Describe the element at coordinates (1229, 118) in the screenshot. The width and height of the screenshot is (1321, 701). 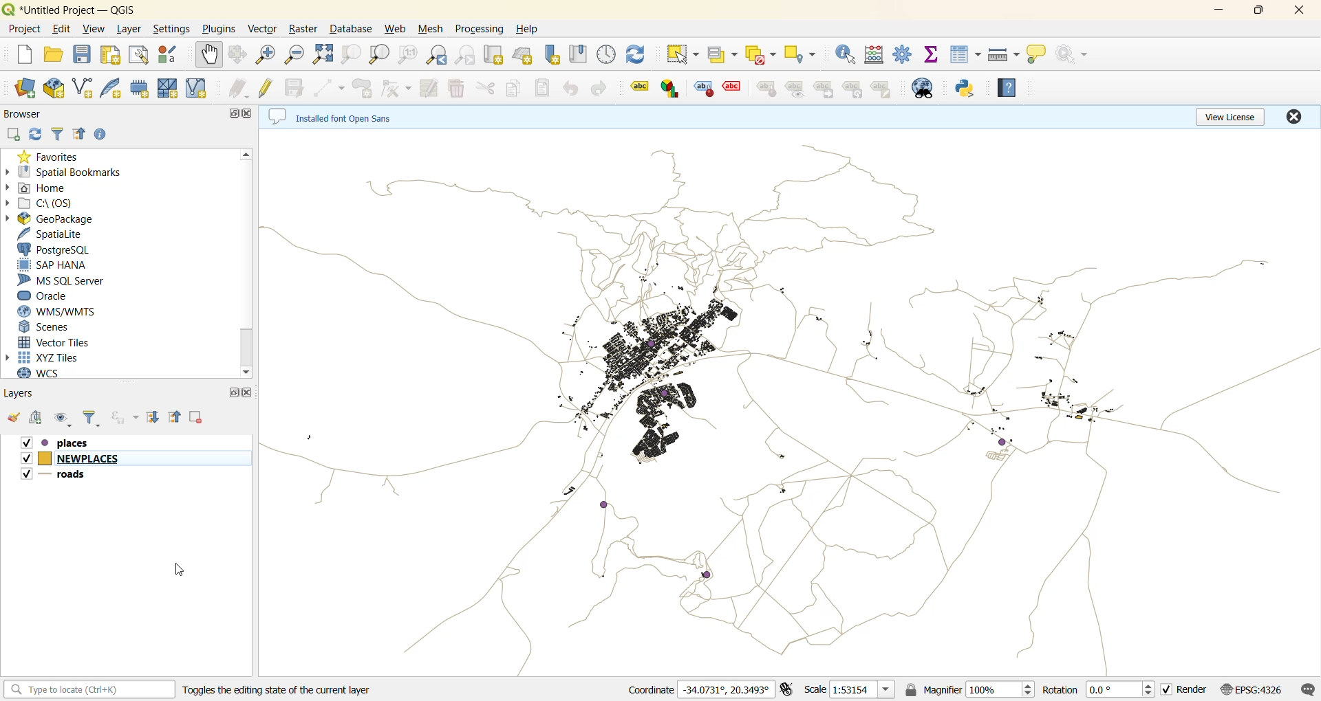
I see `view license` at that location.